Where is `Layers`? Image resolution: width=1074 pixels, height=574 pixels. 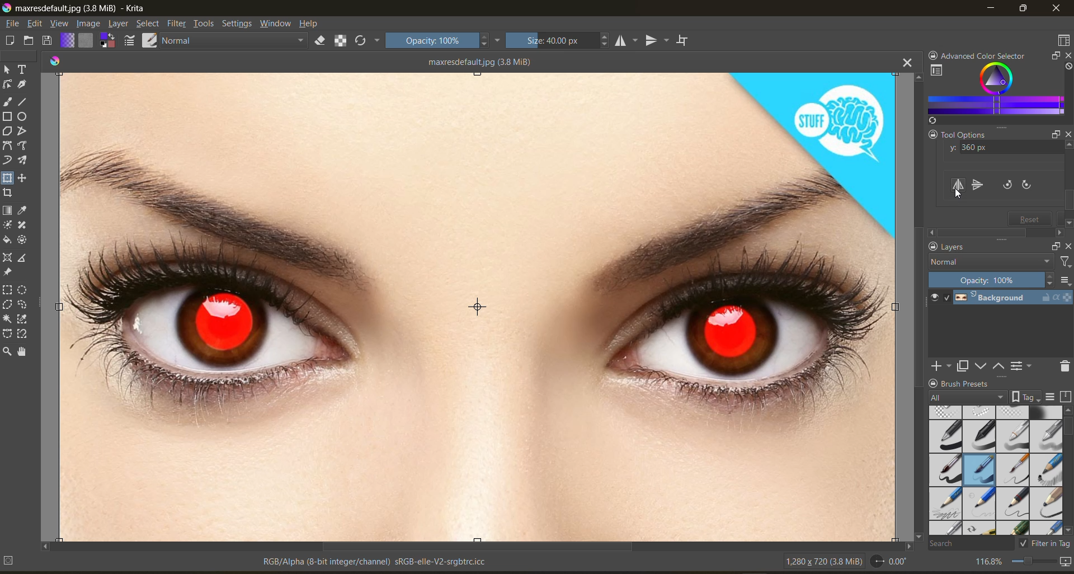 Layers is located at coordinates (974, 247).